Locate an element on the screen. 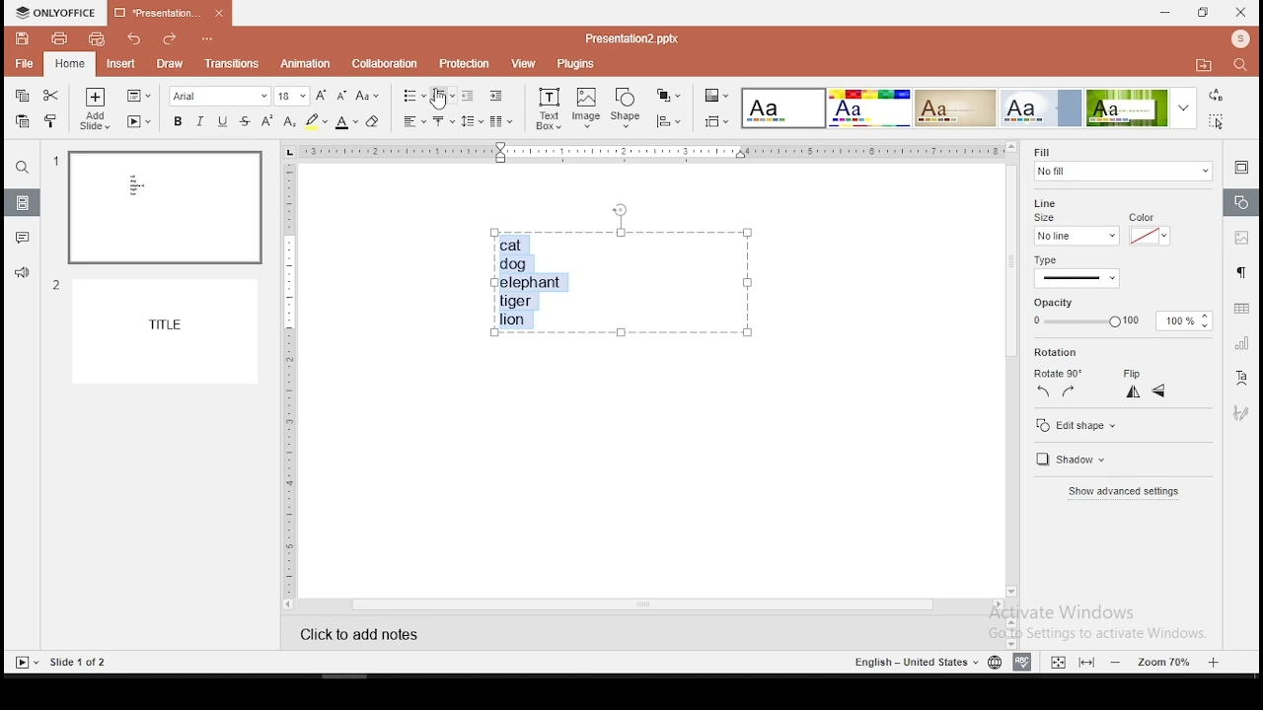  font color is located at coordinates (345, 121).